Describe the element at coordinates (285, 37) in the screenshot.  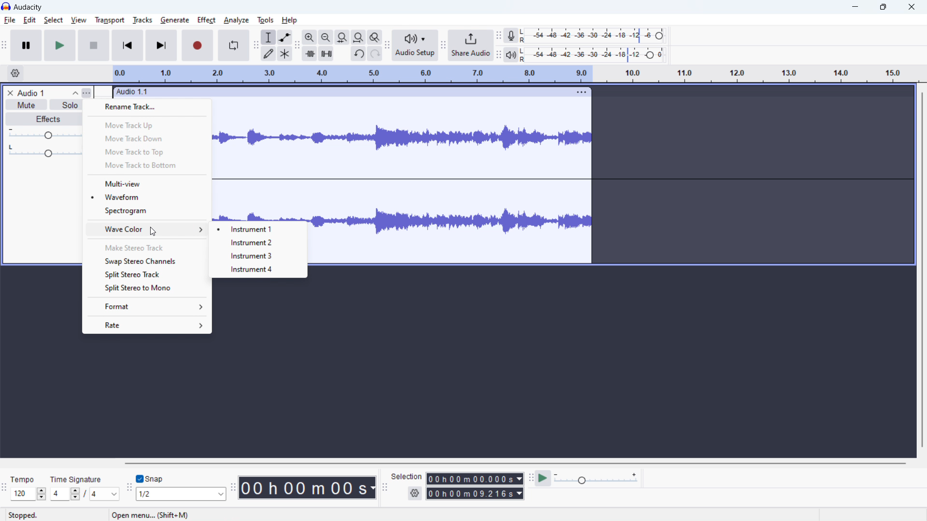
I see `envelop tool` at that location.